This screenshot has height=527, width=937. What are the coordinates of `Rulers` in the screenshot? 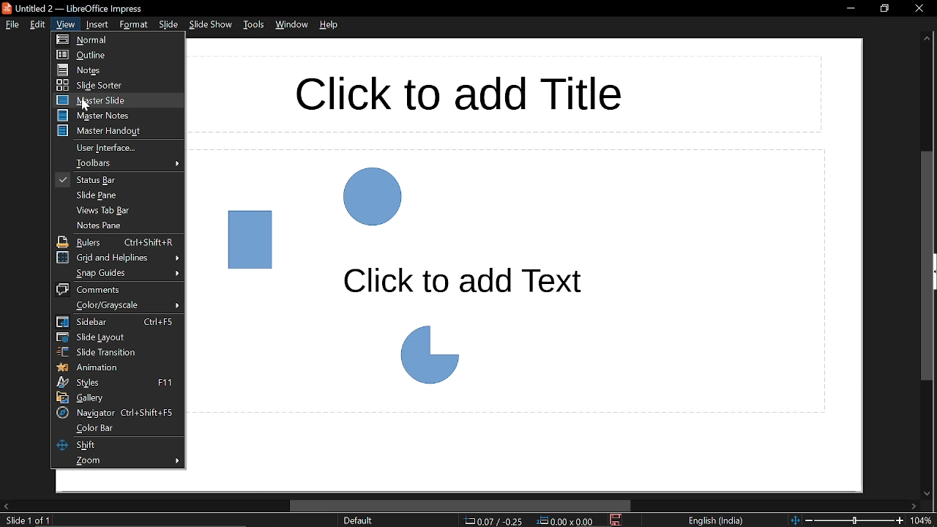 It's located at (117, 242).